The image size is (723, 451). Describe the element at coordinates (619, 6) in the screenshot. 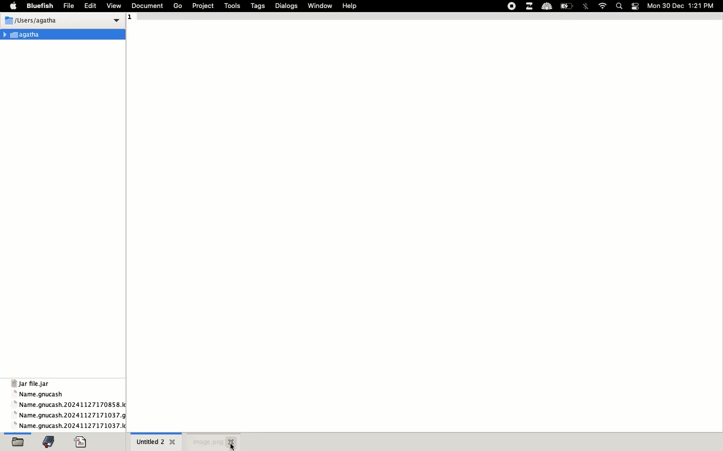

I see `search` at that location.